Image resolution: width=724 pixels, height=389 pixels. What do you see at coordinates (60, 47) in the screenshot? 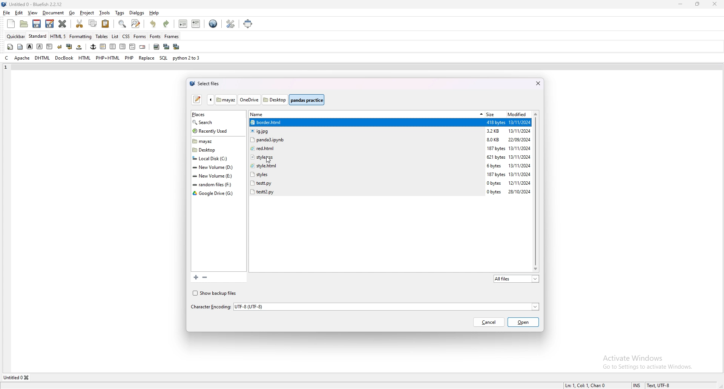
I see `break` at bounding box center [60, 47].